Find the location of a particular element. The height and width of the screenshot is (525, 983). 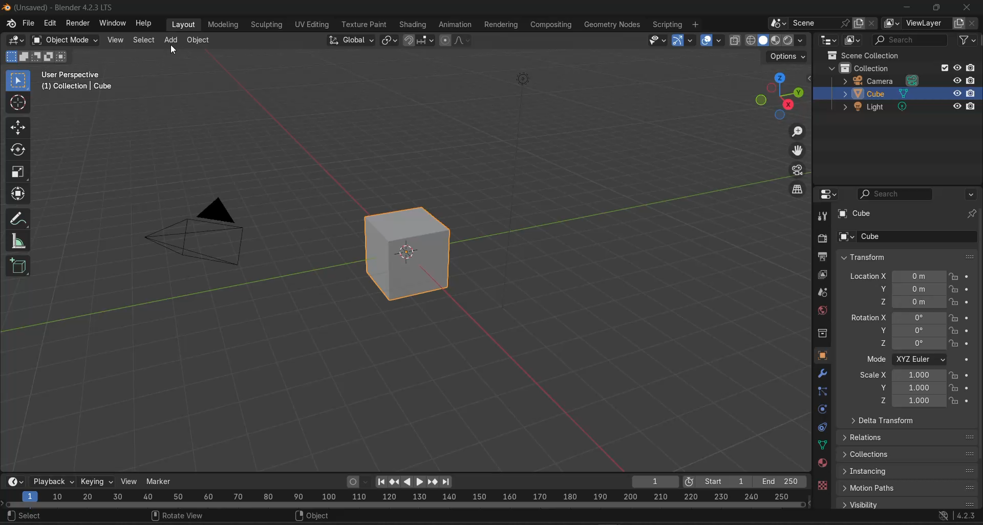

network preference is located at coordinates (944, 516).